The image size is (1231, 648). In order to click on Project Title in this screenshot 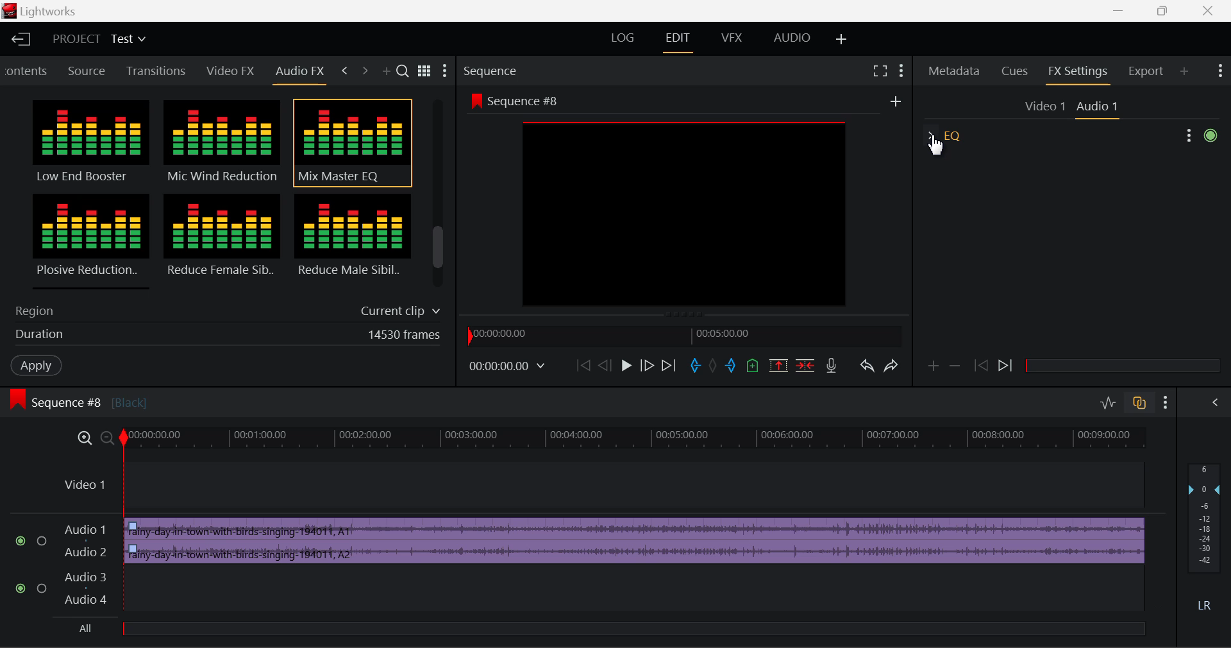, I will do `click(97, 38)`.